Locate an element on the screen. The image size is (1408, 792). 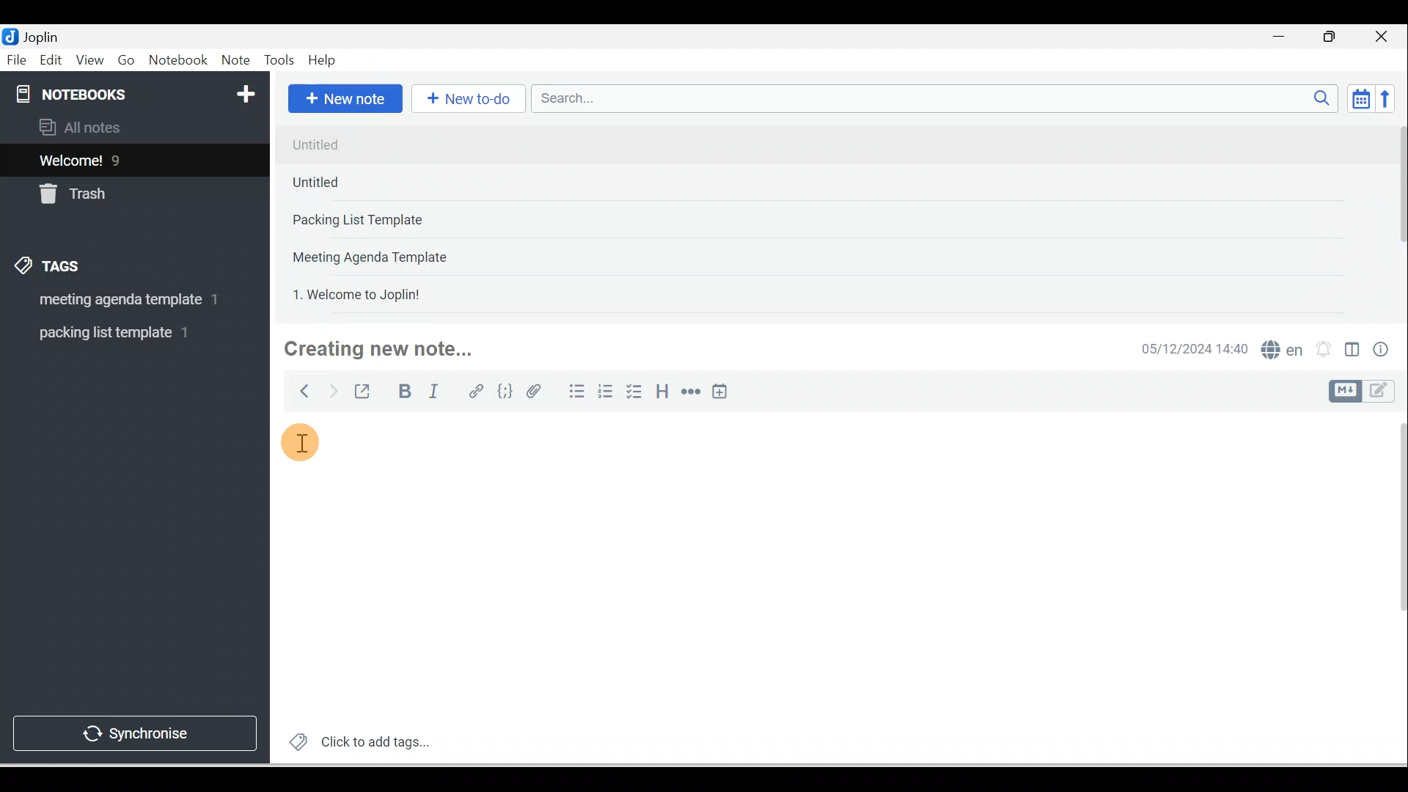
Help is located at coordinates (323, 61).